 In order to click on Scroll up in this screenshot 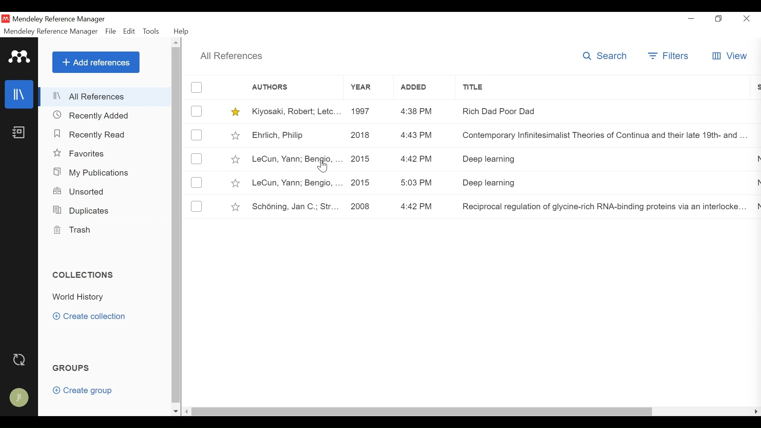, I will do `click(177, 44)`.